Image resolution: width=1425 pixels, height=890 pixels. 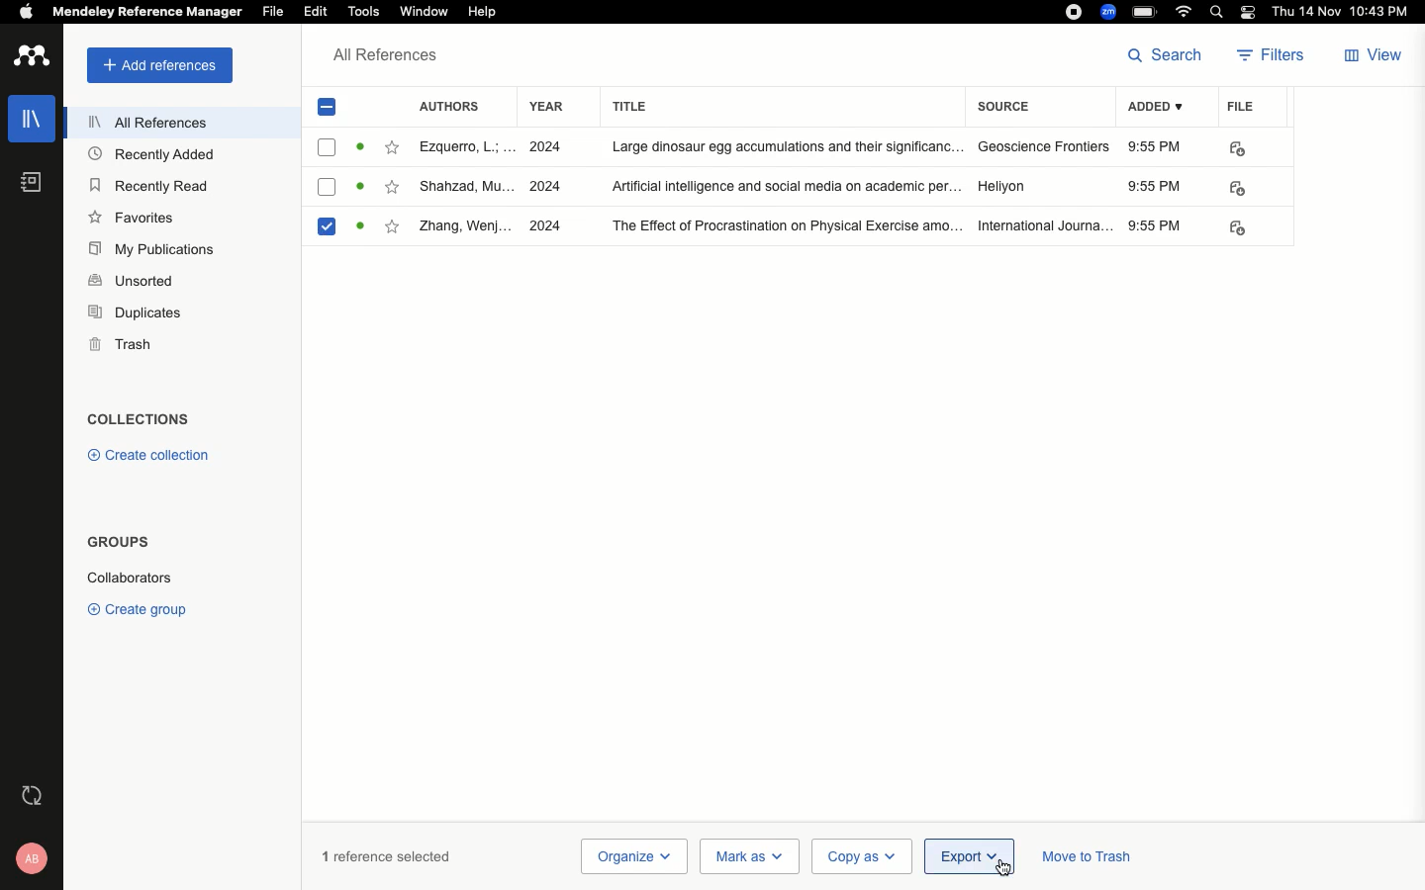 What do you see at coordinates (749, 856) in the screenshot?
I see `Mark as` at bounding box center [749, 856].